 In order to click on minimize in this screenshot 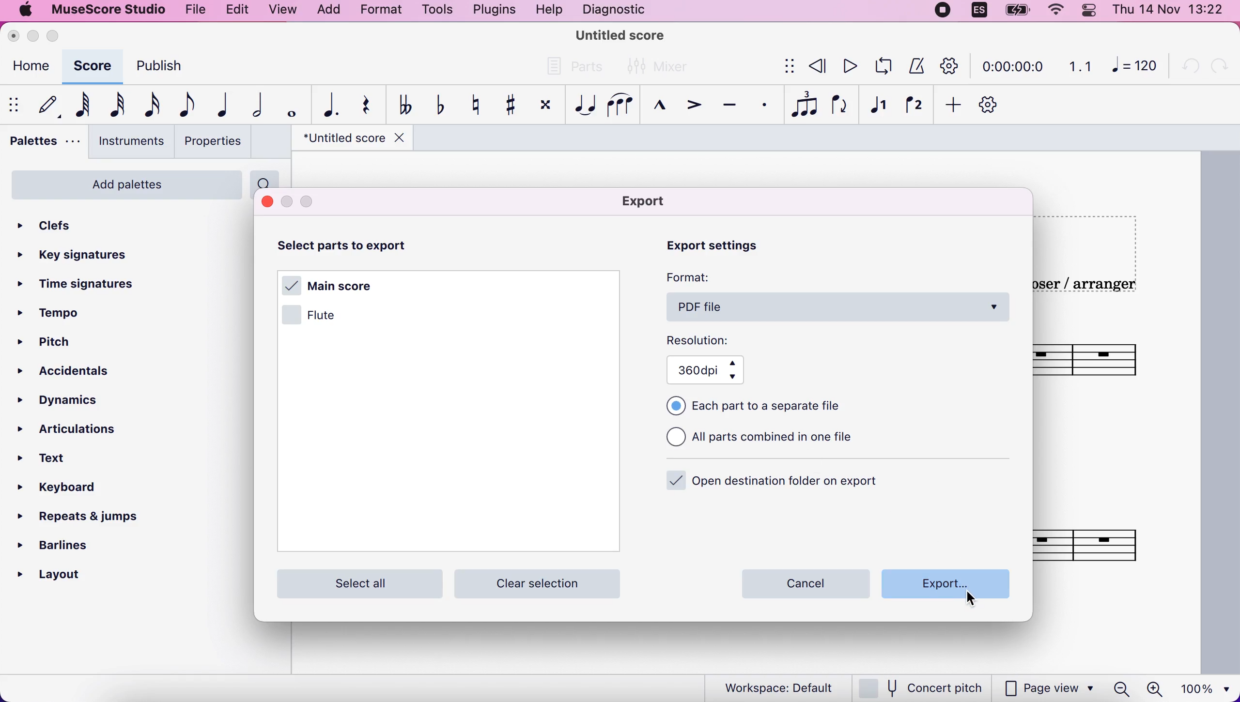, I will do `click(287, 201)`.